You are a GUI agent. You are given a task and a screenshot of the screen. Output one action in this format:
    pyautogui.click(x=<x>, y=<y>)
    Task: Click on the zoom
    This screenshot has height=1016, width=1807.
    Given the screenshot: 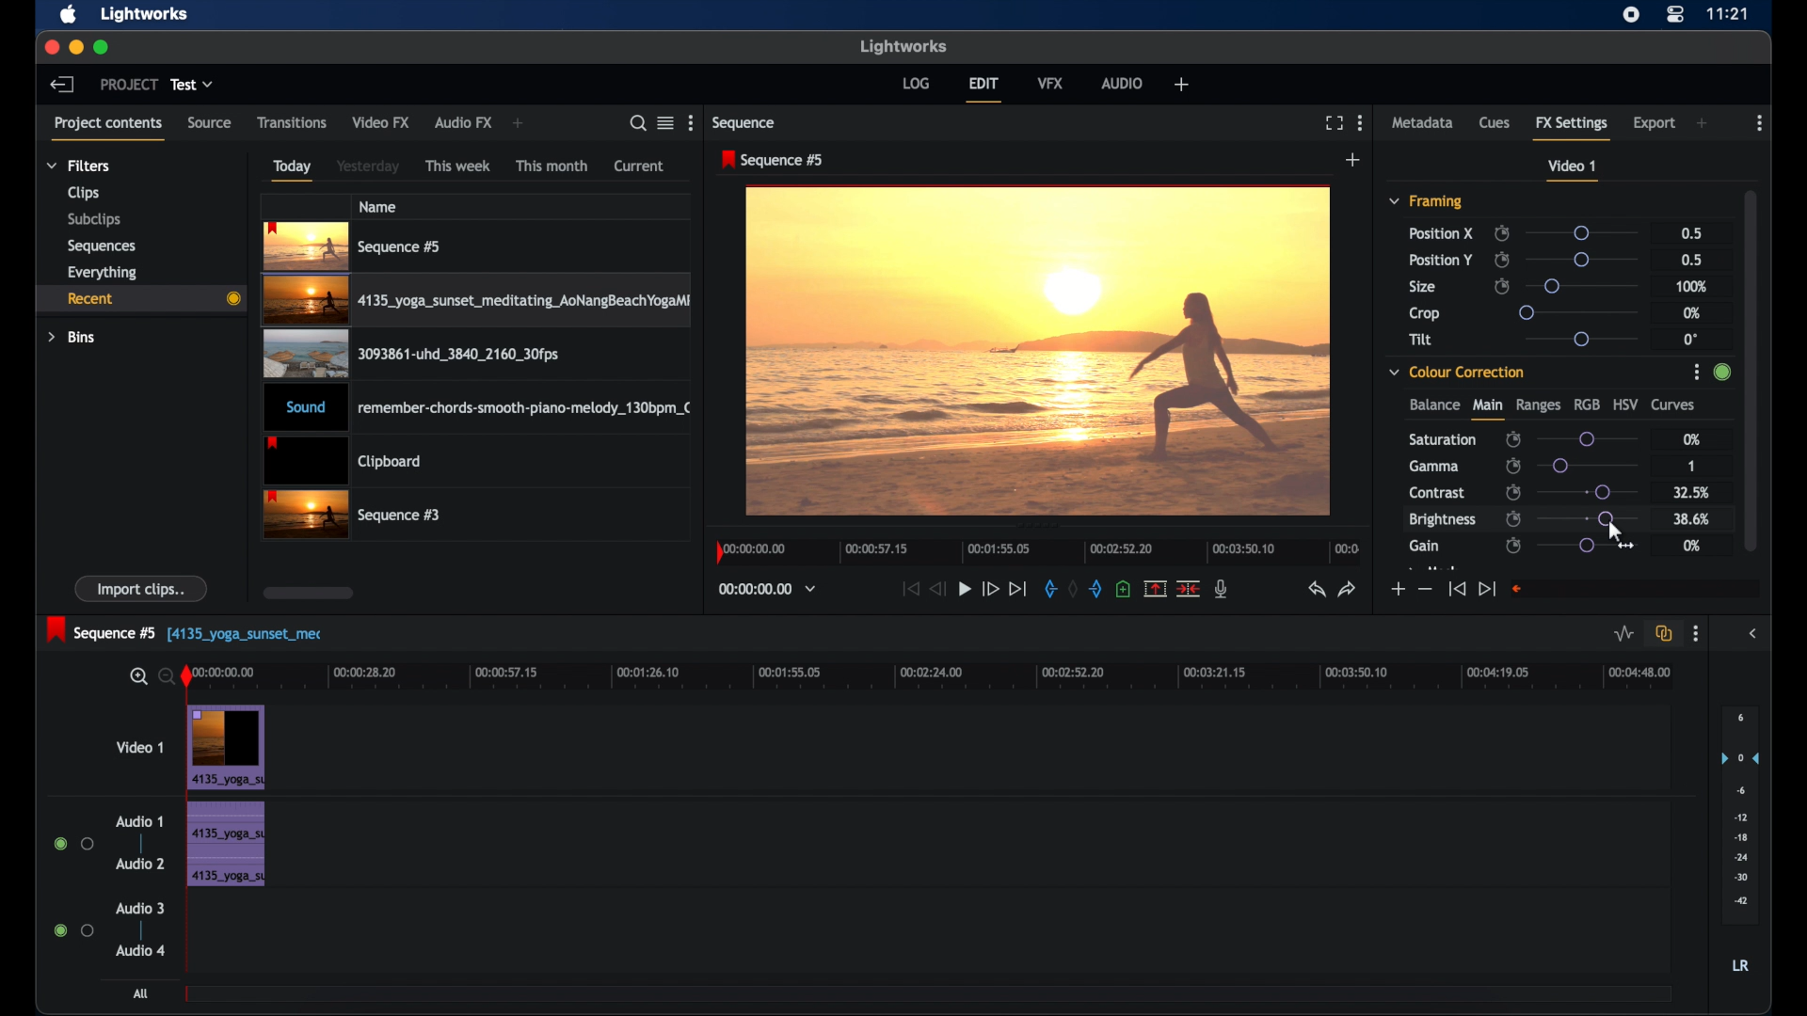 What is the action you would take?
    pyautogui.click(x=147, y=677)
    